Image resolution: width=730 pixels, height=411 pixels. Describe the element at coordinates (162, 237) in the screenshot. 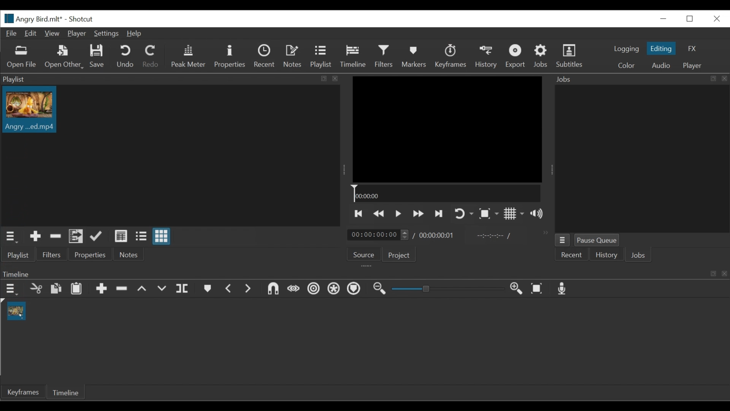

I see `View as icons` at that location.